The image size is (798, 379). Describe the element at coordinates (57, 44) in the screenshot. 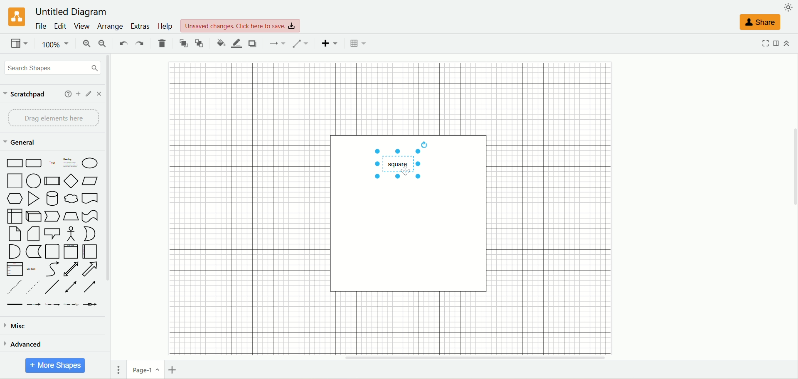

I see `zoom factor` at that location.